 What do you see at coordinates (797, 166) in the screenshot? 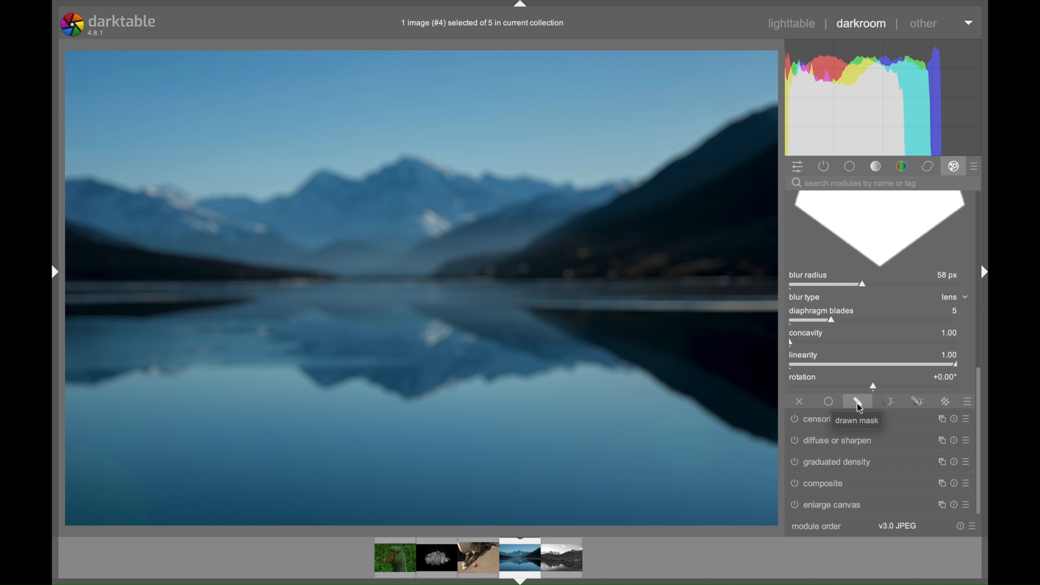
I see `show quick access  panel` at bounding box center [797, 166].